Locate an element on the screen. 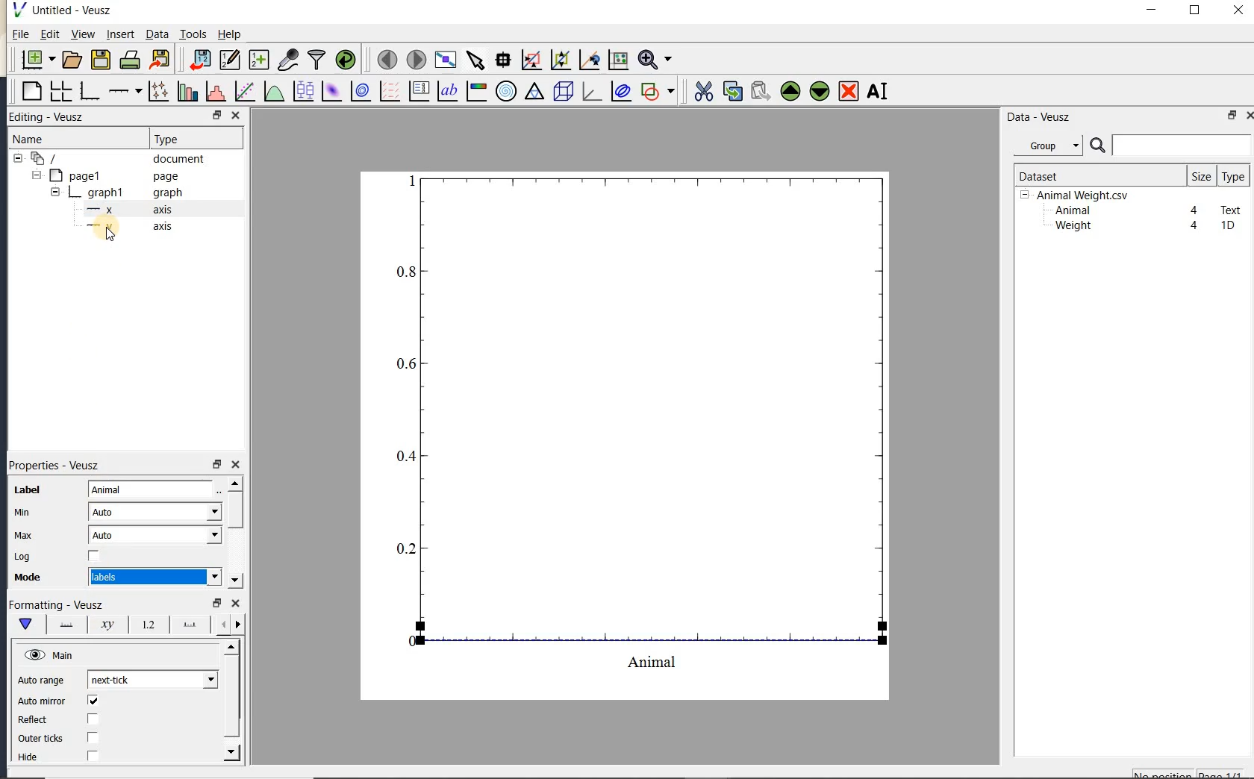 Image resolution: width=1254 pixels, height=779 pixels. Reflect is located at coordinates (40, 720).